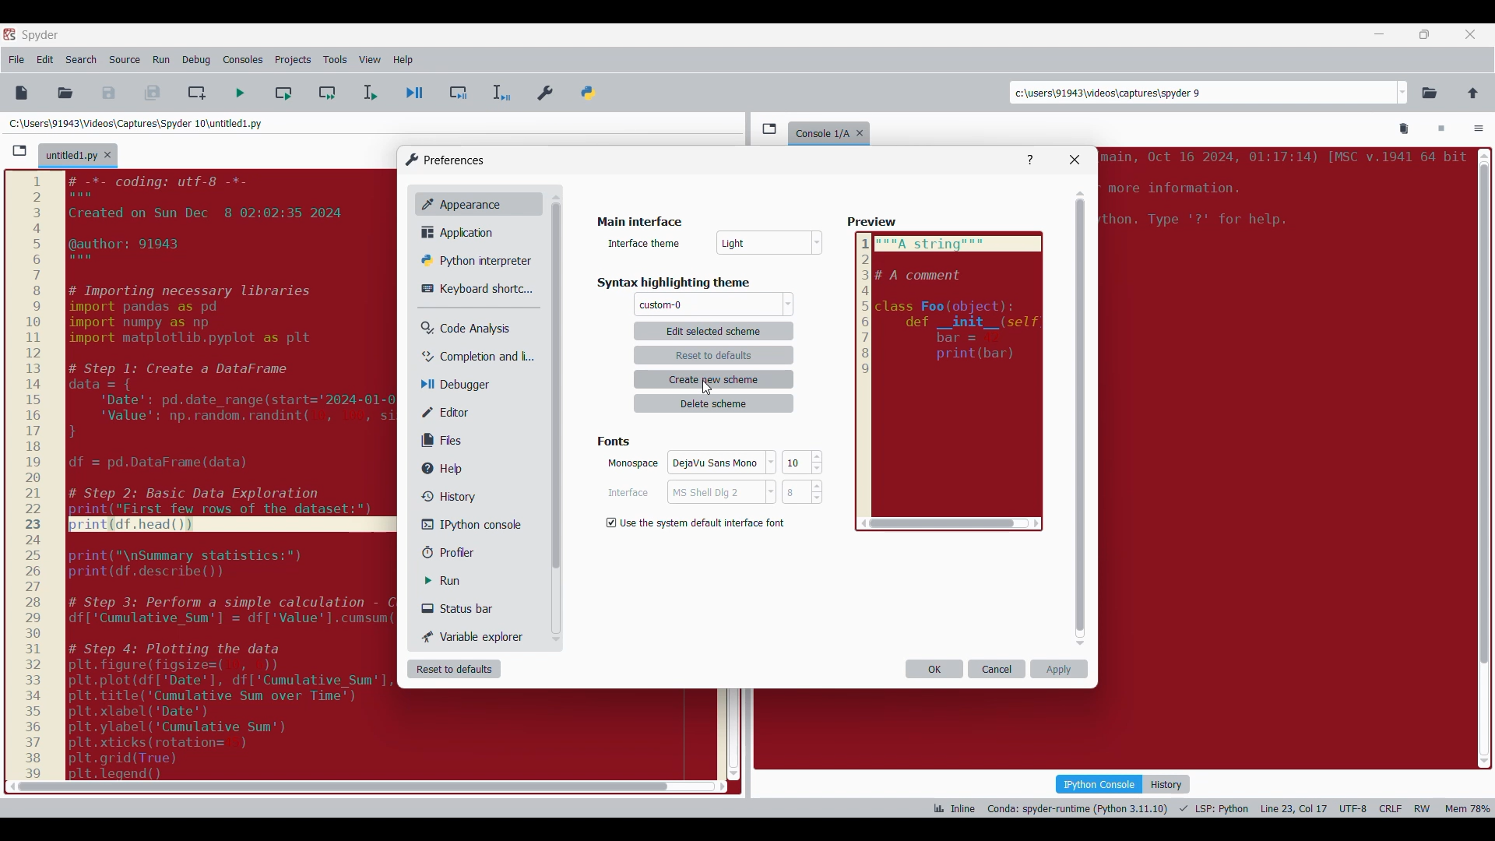  Describe the element at coordinates (477, 497) in the screenshot. I see `History` at that location.